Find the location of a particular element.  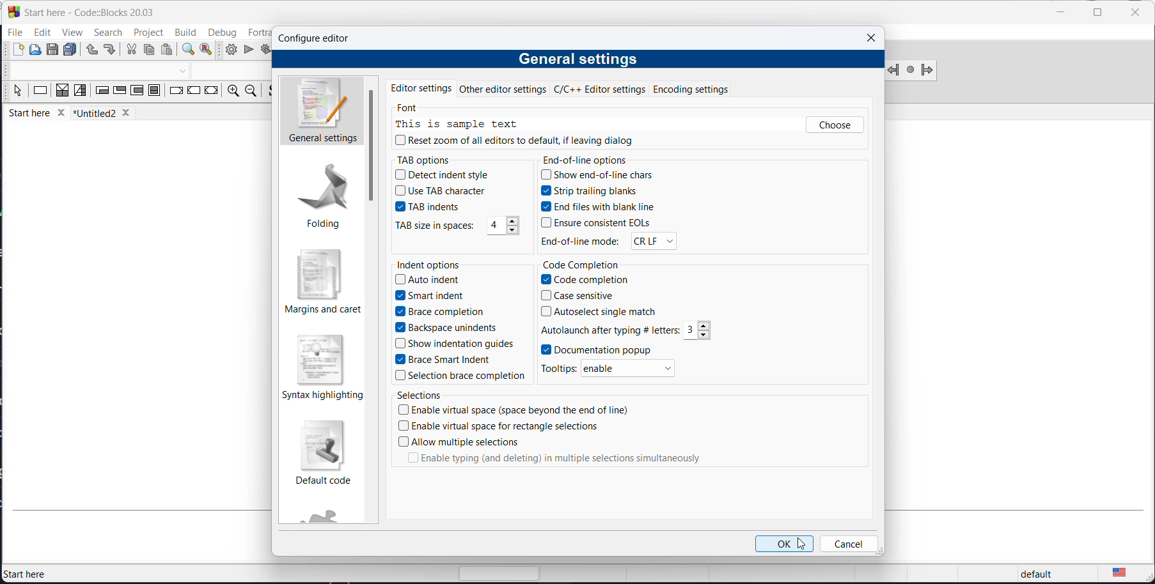

selection is located at coordinates (81, 91).